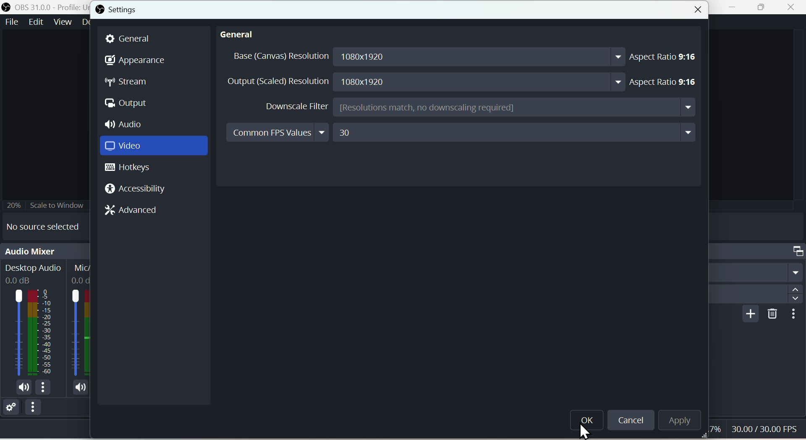 This screenshot has width=806, height=440. Describe the element at coordinates (36, 22) in the screenshot. I see `Edit` at that location.